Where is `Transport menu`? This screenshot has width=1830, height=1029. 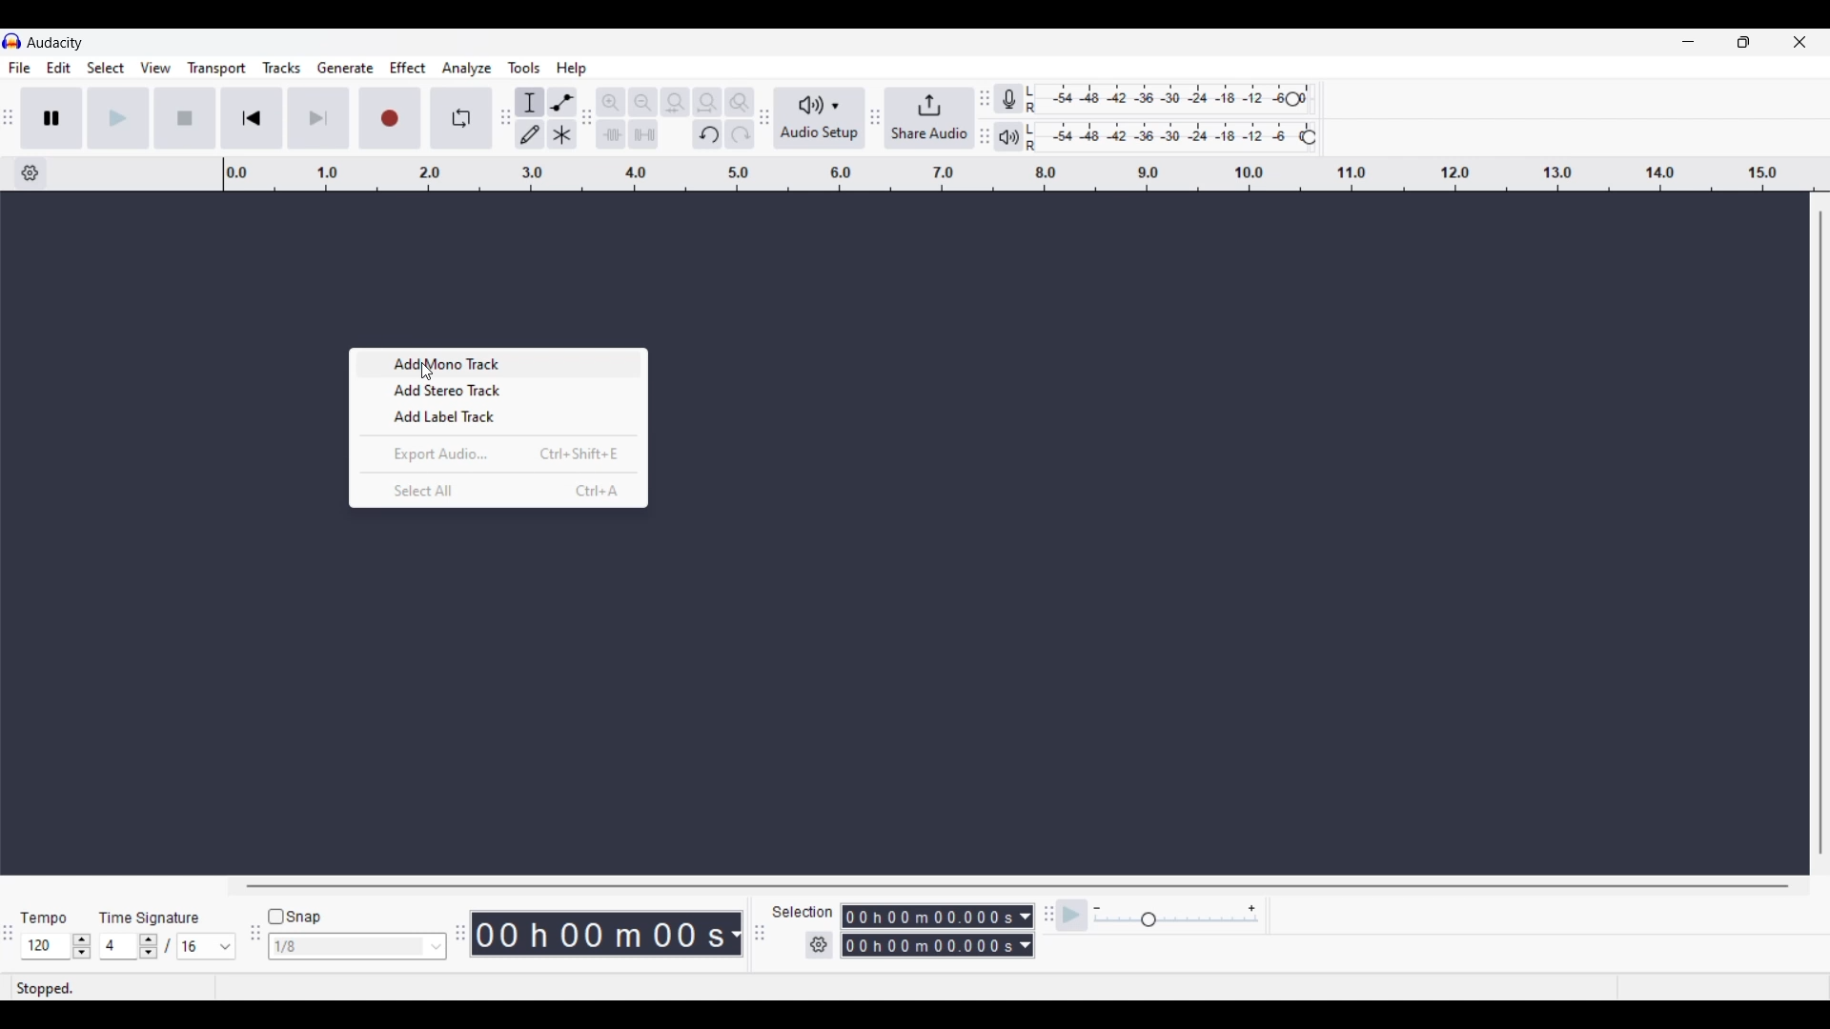
Transport menu is located at coordinates (217, 68).